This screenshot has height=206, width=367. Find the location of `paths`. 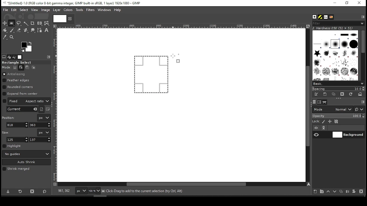

paths is located at coordinates (325, 102).